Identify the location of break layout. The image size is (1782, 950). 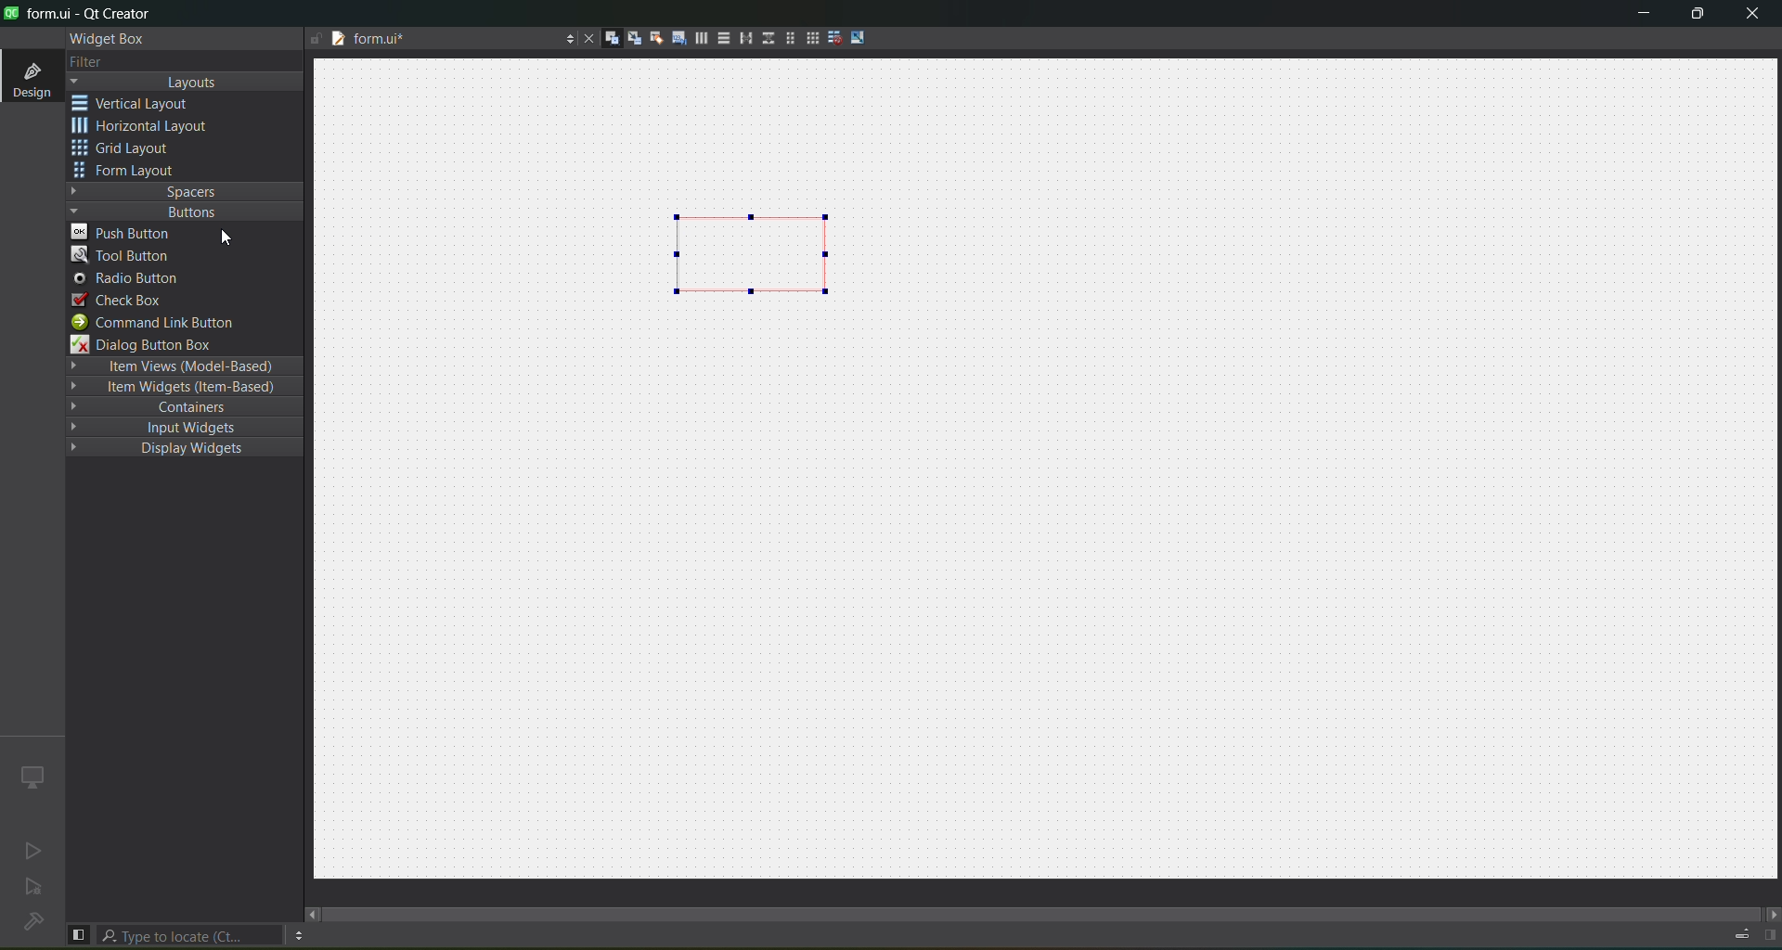
(834, 36).